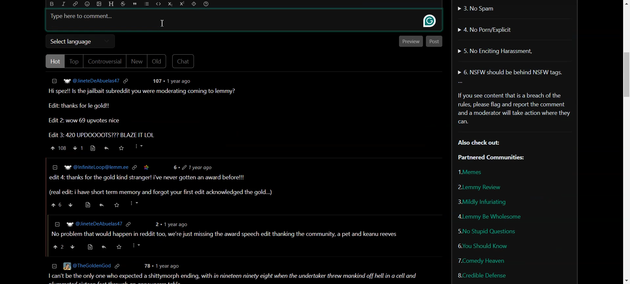  What do you see at coordinates (56, 205) in the screenshot?
I see `upvote` at bounding box center [56, 205].